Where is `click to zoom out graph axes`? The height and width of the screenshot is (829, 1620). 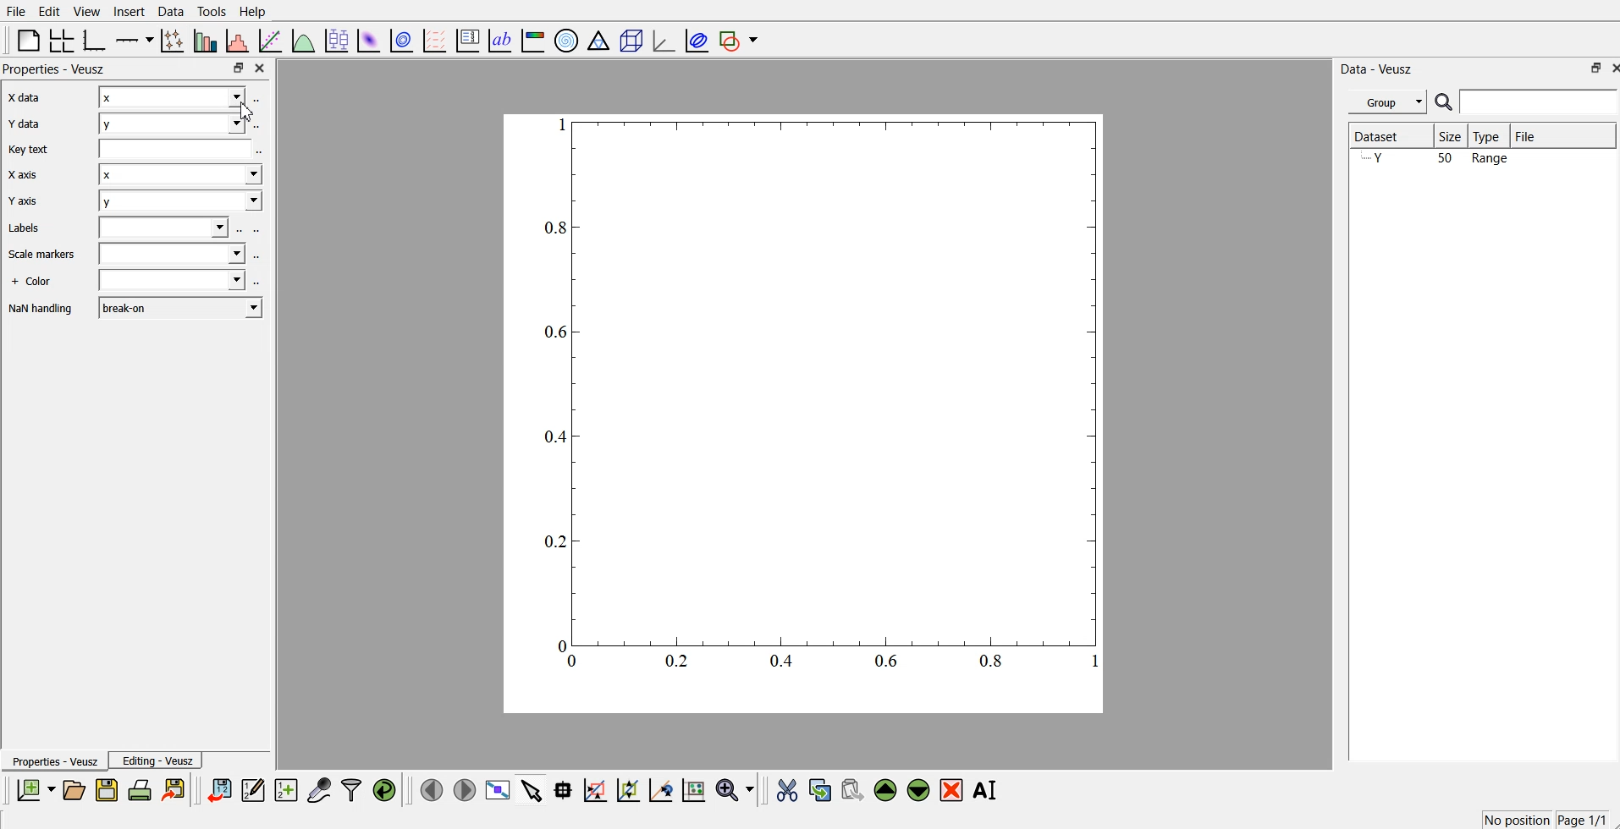 click to zoom out graph axes is located at coordinates (629, 791).